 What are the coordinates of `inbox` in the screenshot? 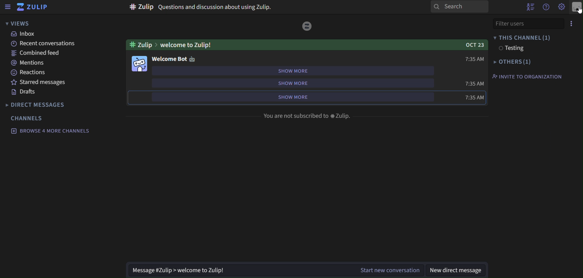 It's located at (24, 34).